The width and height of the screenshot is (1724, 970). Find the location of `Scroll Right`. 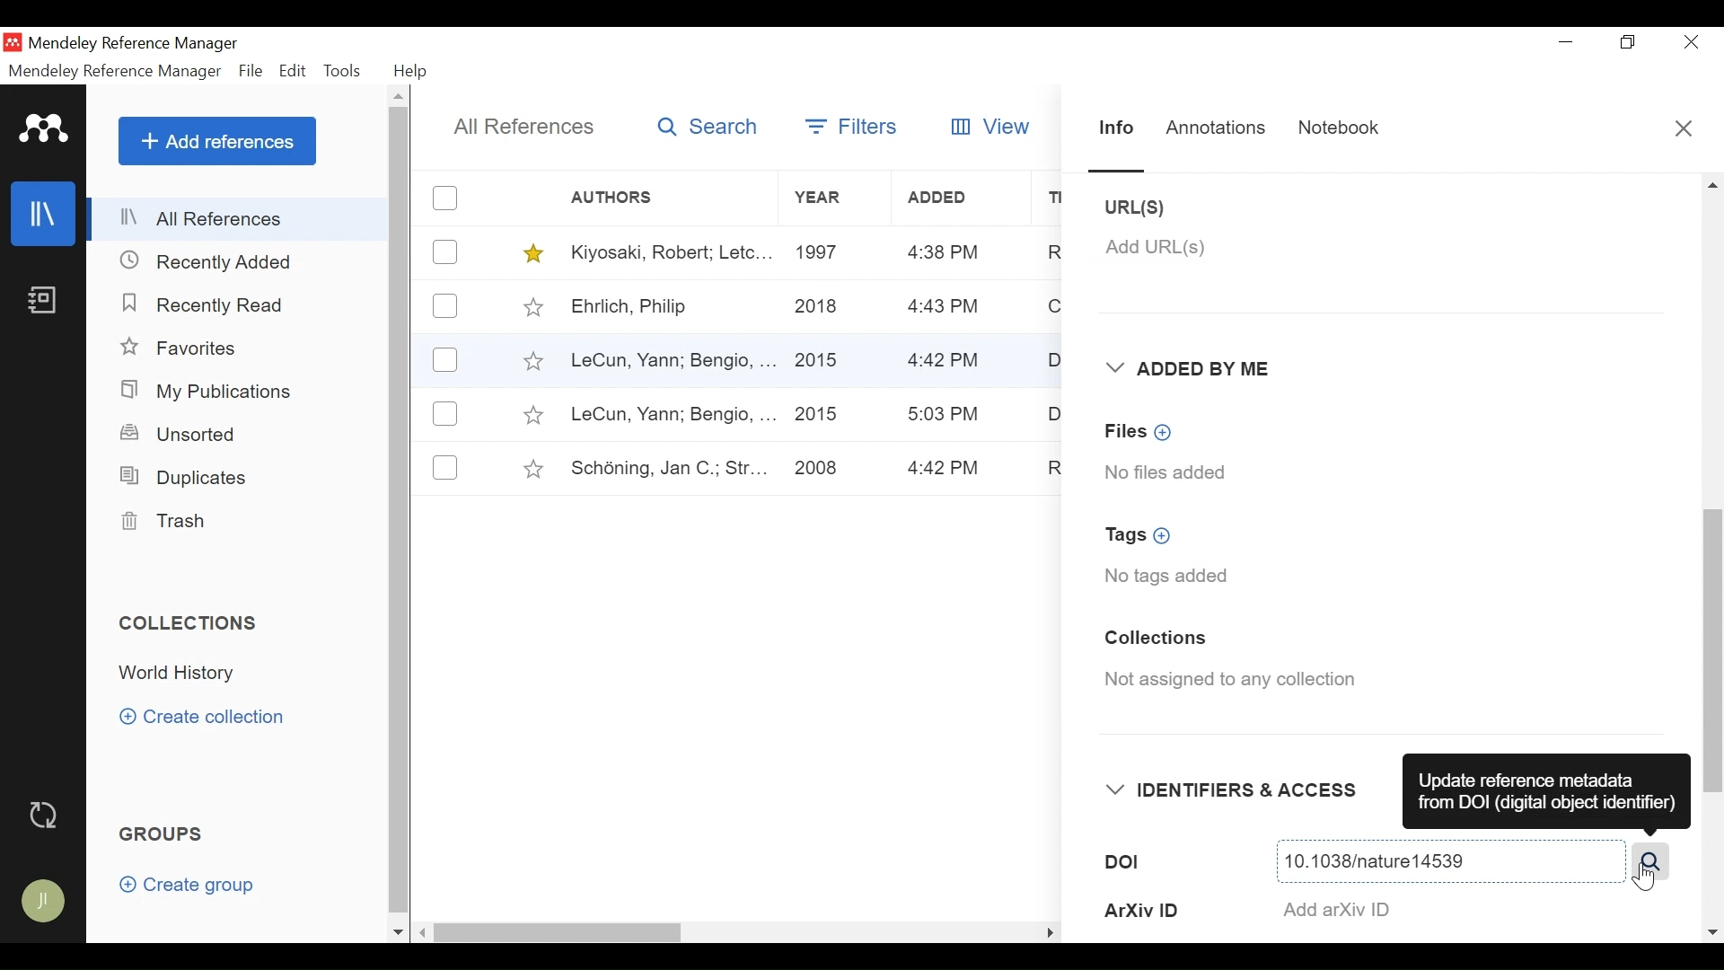

Scroll Right is located at coordinates (1712, 932).